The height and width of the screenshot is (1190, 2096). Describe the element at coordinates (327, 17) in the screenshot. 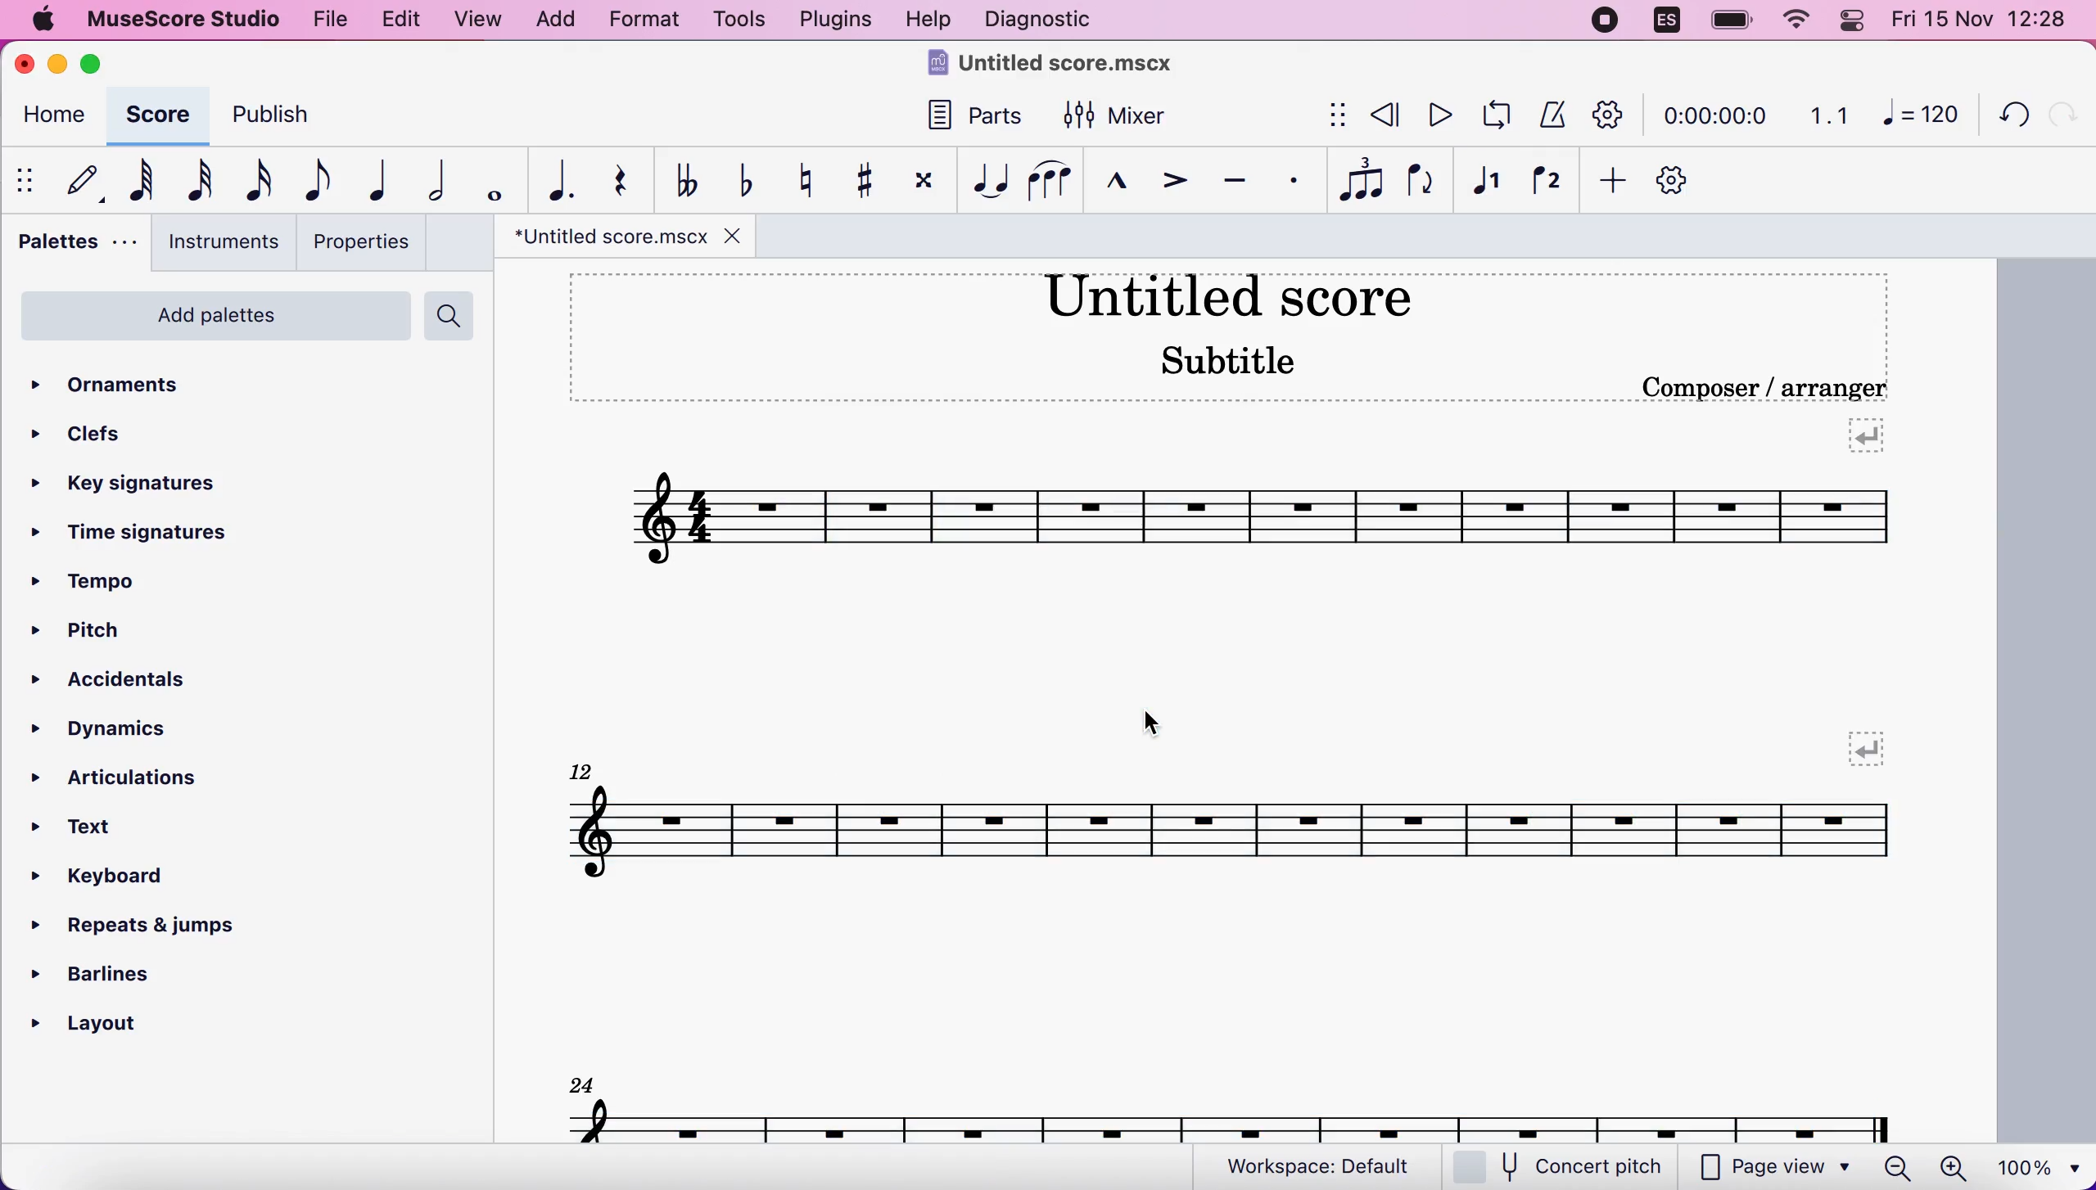

I see `file` at that location.